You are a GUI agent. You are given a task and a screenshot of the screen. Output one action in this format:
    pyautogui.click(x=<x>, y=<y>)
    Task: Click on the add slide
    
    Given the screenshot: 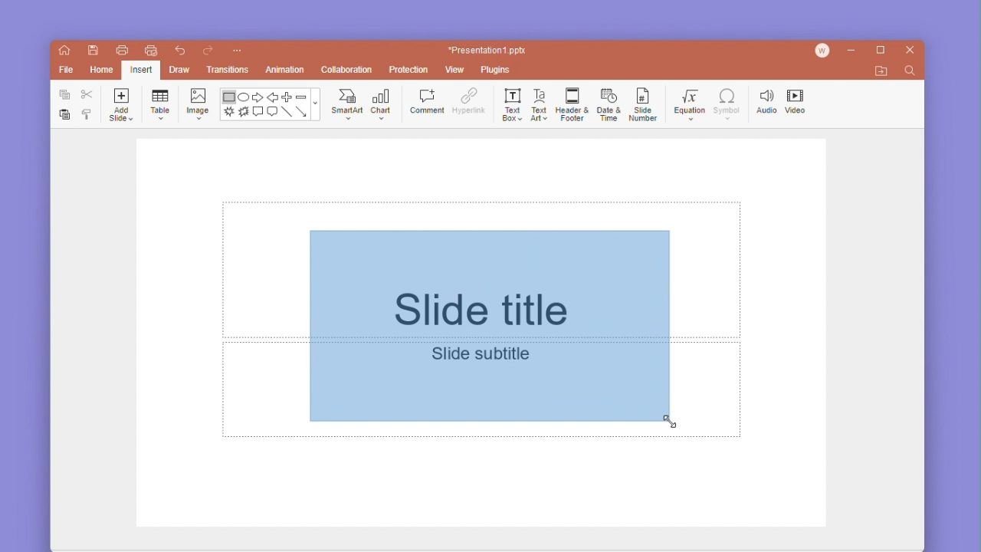 What is the action you would take?
    pyautogui.click(x=120, y=105)
    